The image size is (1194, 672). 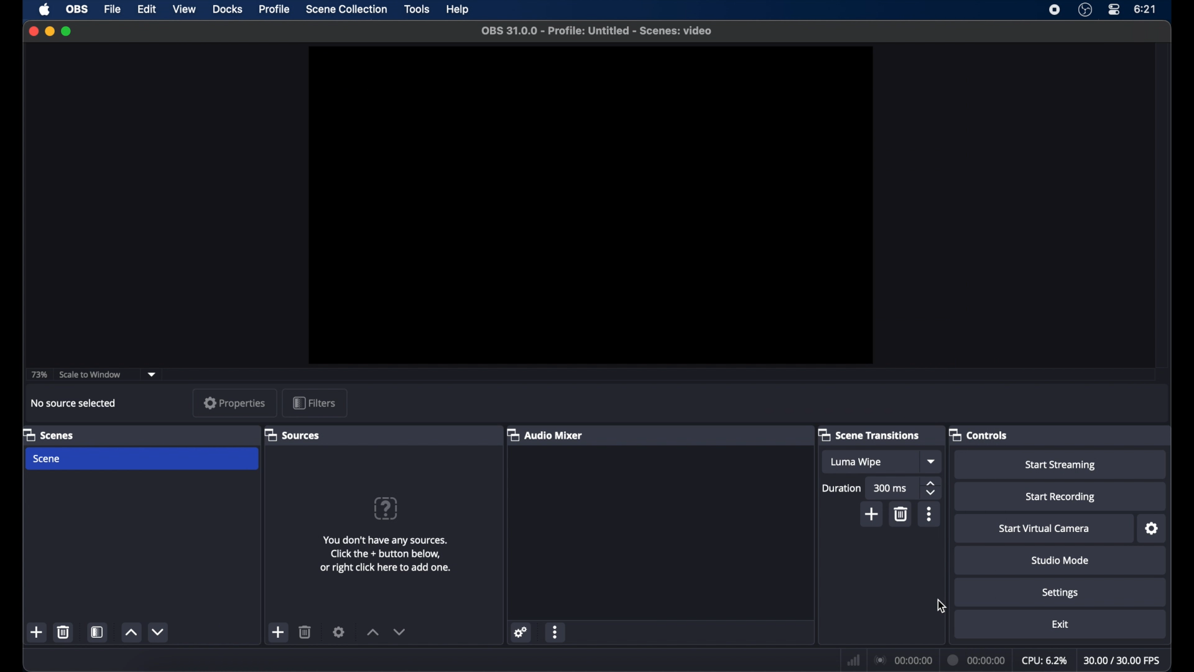 I want to click on no source selected, so click(x=74, y=403).